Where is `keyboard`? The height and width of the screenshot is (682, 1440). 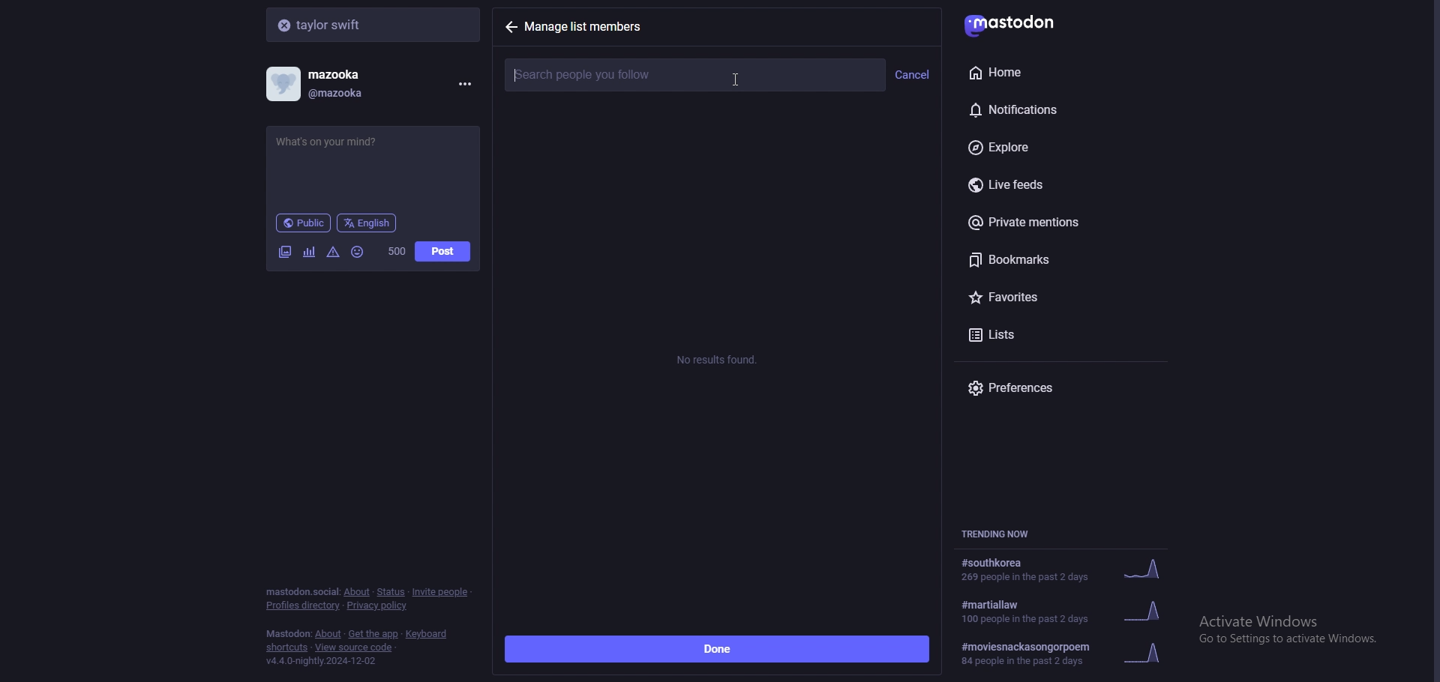 keyboard is located at coordinates (428, 634).